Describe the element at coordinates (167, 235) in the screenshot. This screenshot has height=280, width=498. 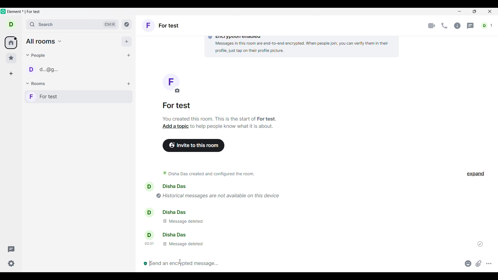
I see `disha das` at that location.